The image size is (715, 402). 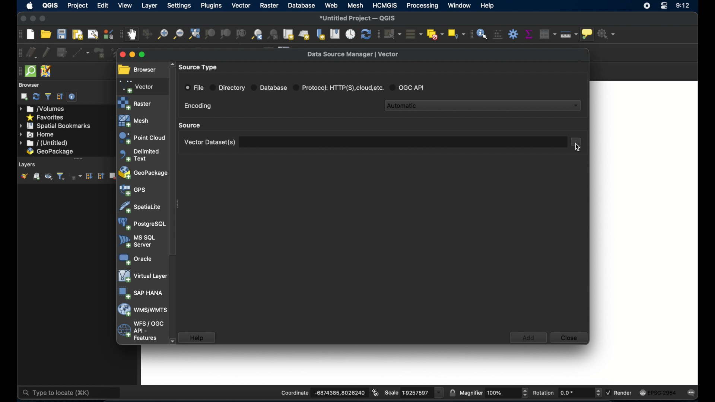 I want to click on lock scale, so click(x=451, y=392).